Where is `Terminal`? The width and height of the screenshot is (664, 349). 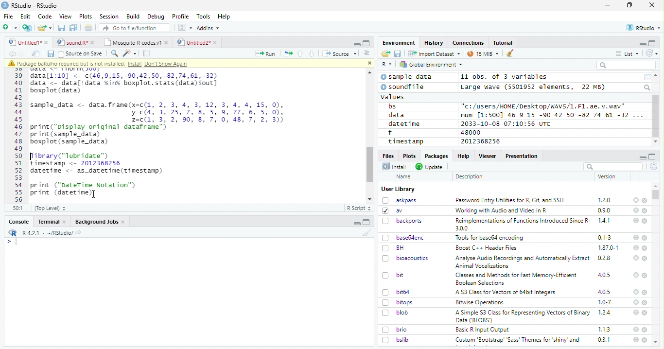 Terminal is located at coordinates (52, 222).